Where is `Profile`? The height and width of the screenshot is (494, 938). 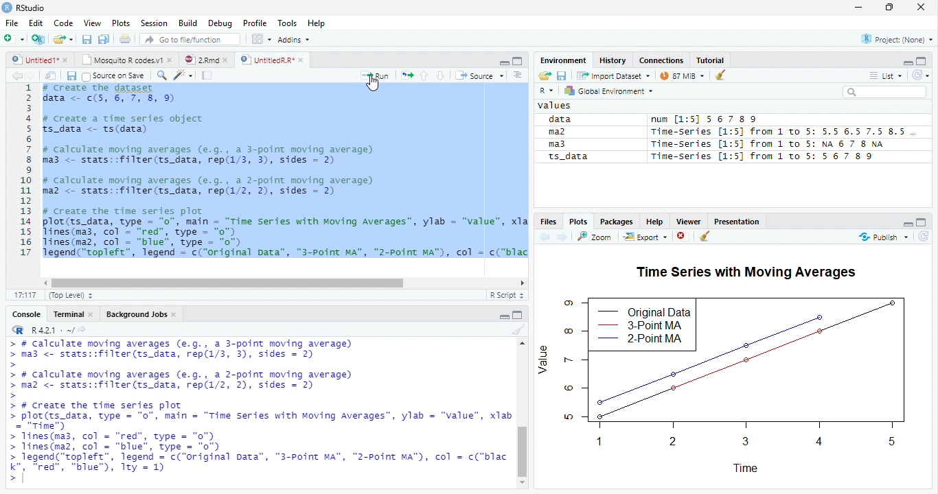 Profile is located at coordinates (255, 23).